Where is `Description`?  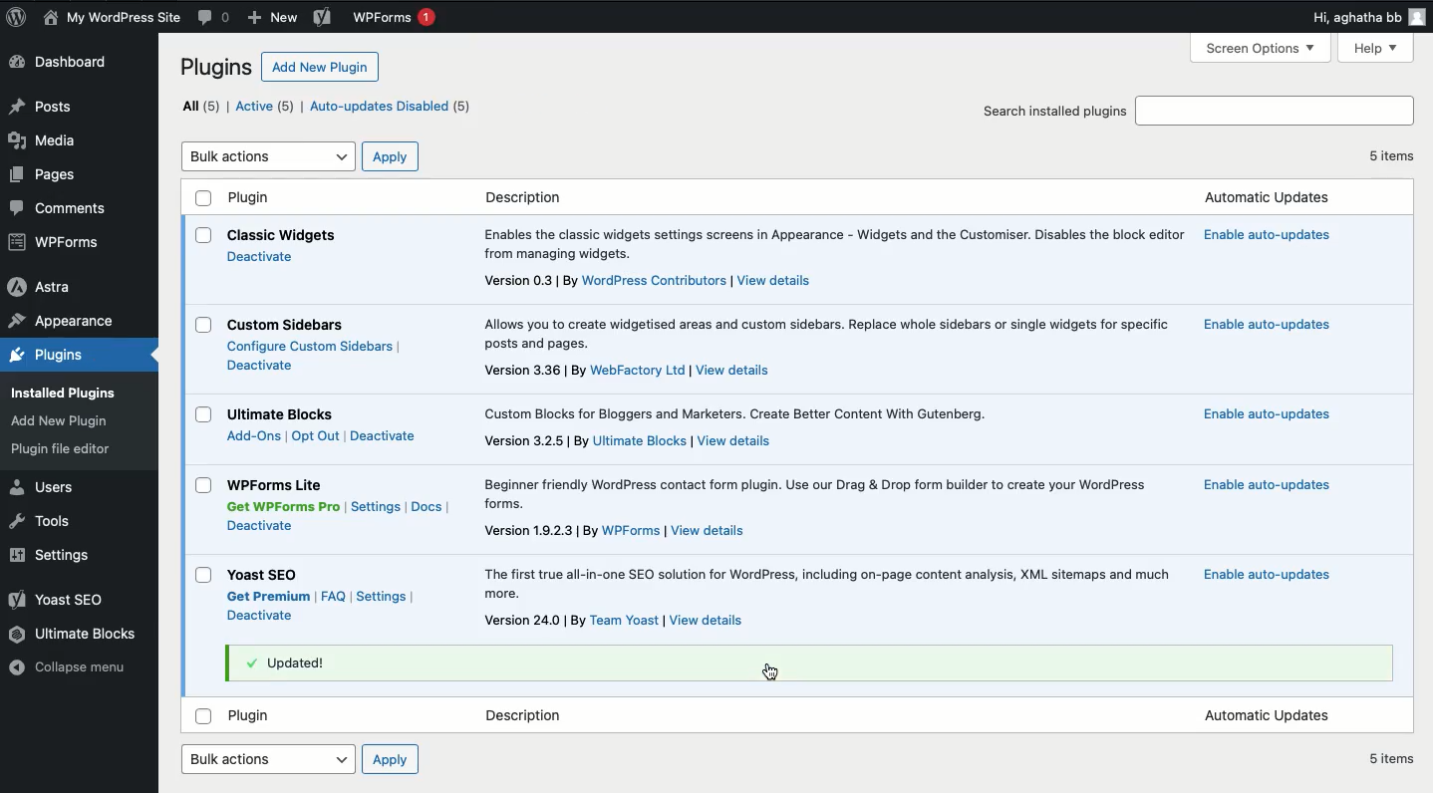 Description is located at coordinates (832, 245).